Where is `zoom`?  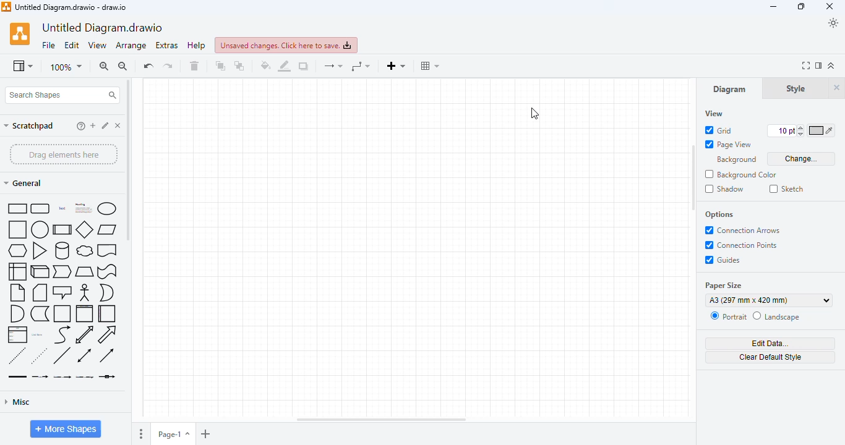 zoom is located at coordinates (66, 68).